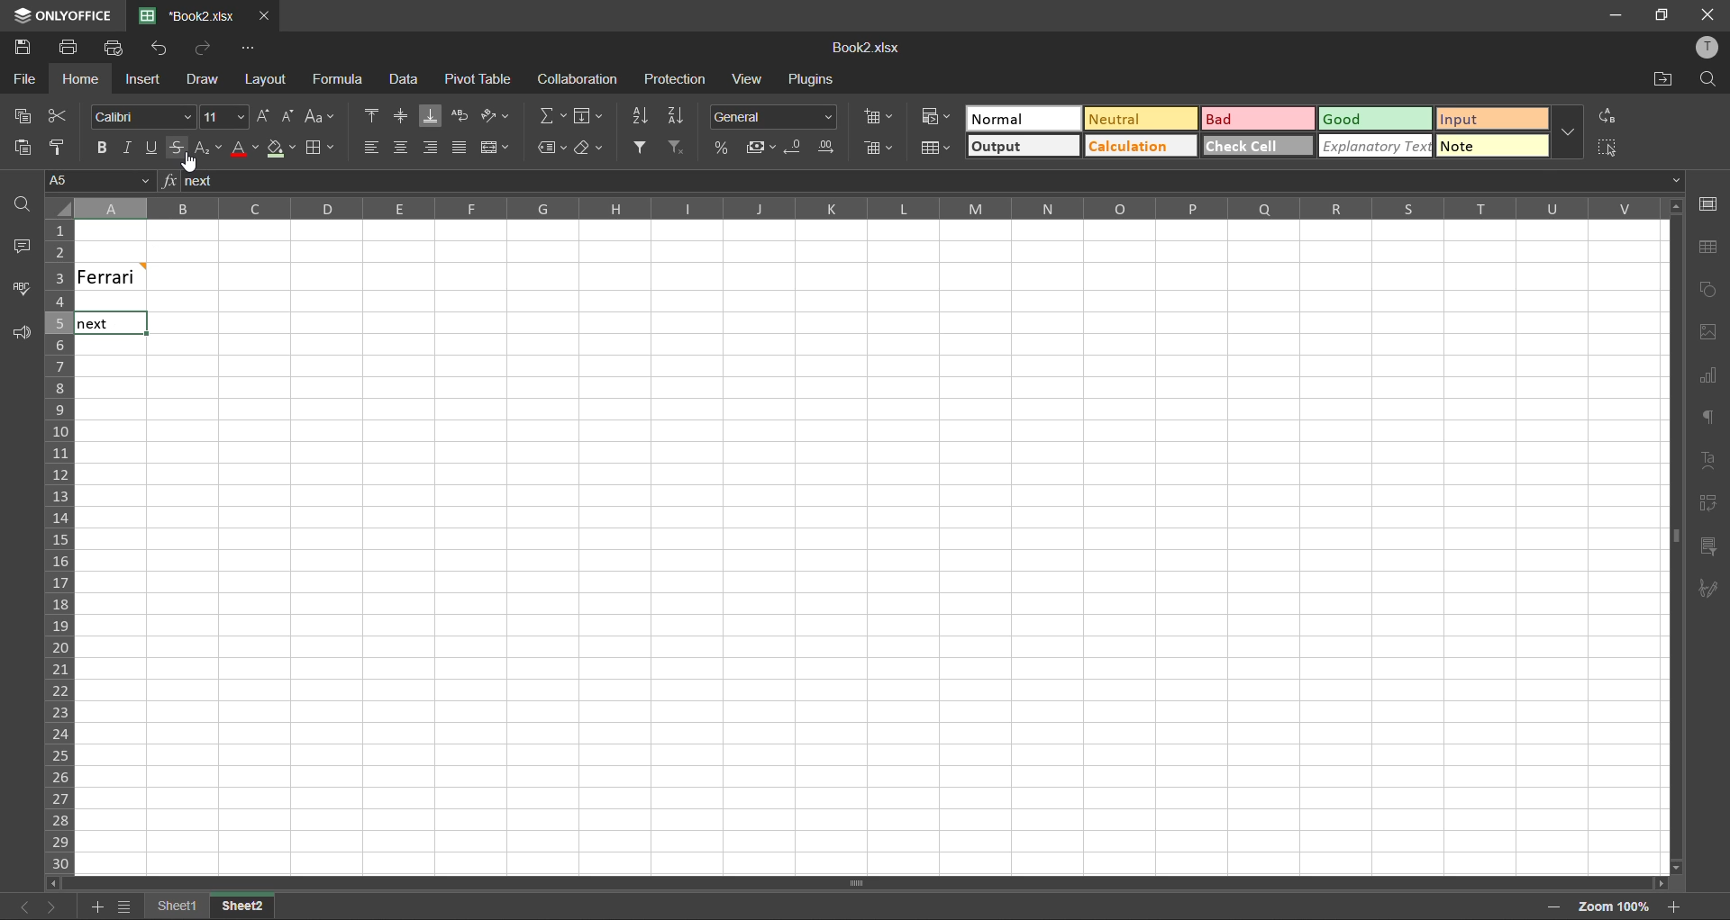 The height and width of the screenshot is (920, 1730). I want to click on number format, so click(774, 115).